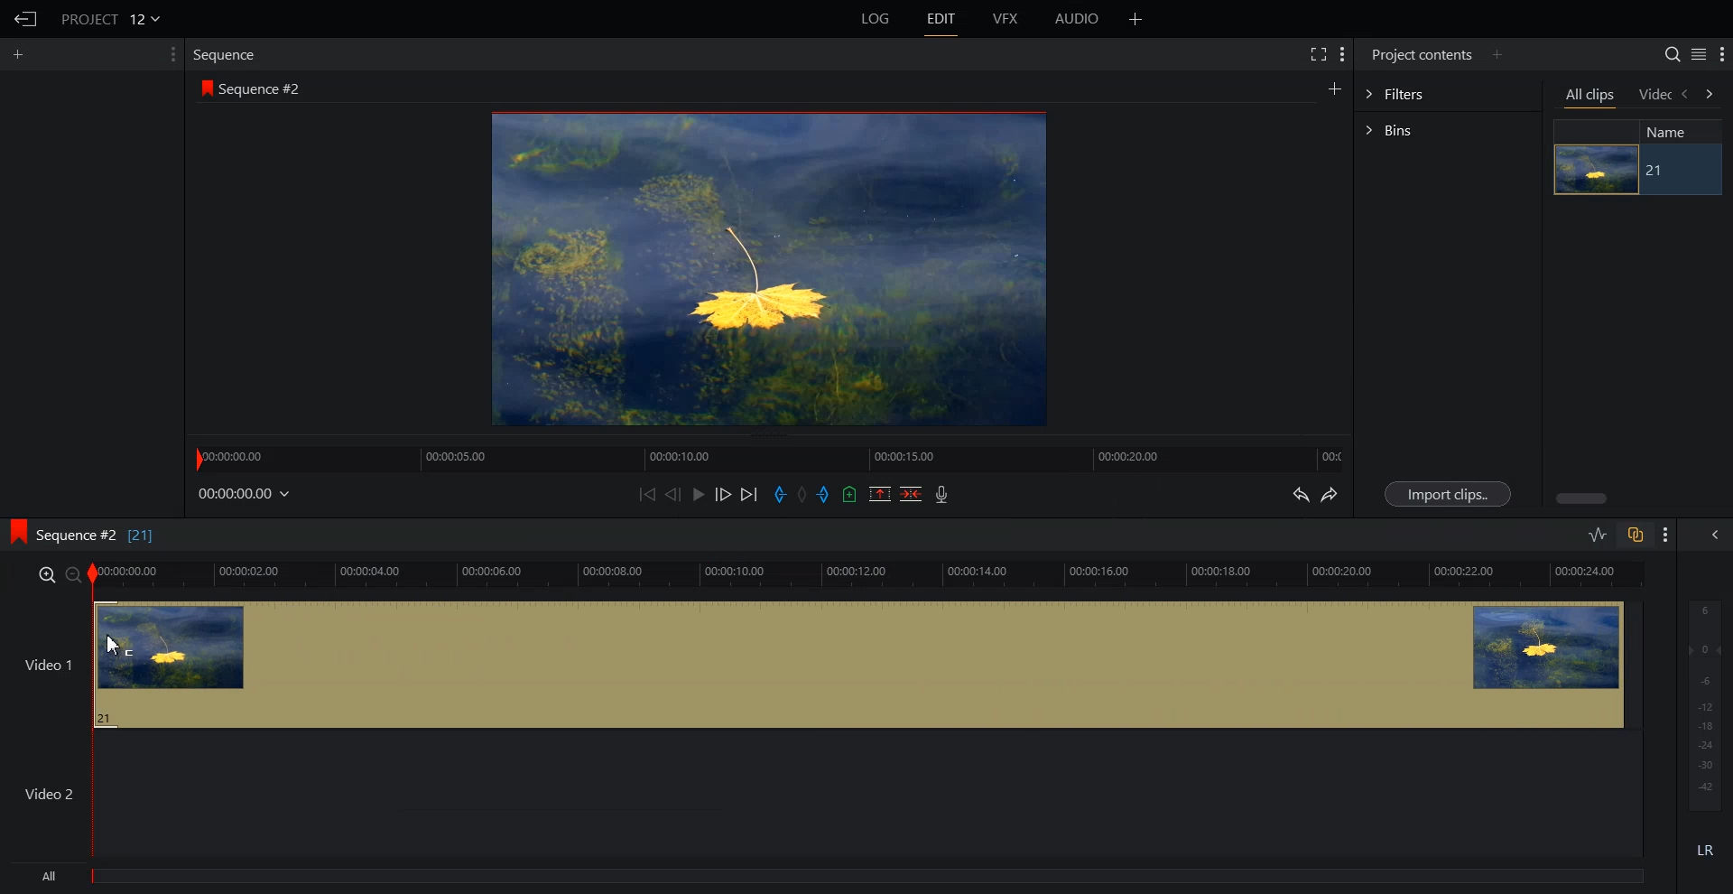  What do you see at coordinates (1687, 96) in the screenshot?
I see `backward` at bounding box center [1687, 96].